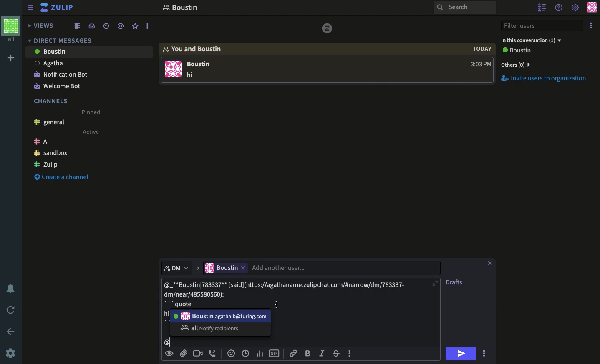 Image resolution: width=600 pixels, height=364 pixels. Describe the element at coordinates (51, 122) in the screenshot. I see `General` at that location.